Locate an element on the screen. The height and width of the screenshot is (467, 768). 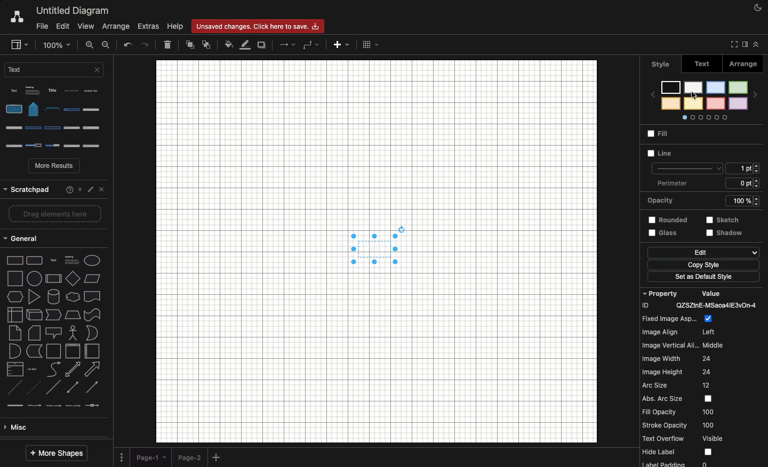
Waypoints is located at coordinates (311, 45).